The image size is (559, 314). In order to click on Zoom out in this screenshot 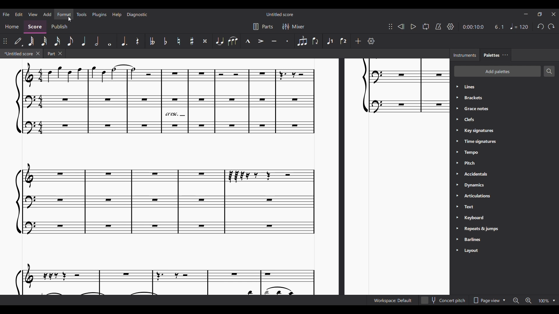, I will do `click(516, 301)`.